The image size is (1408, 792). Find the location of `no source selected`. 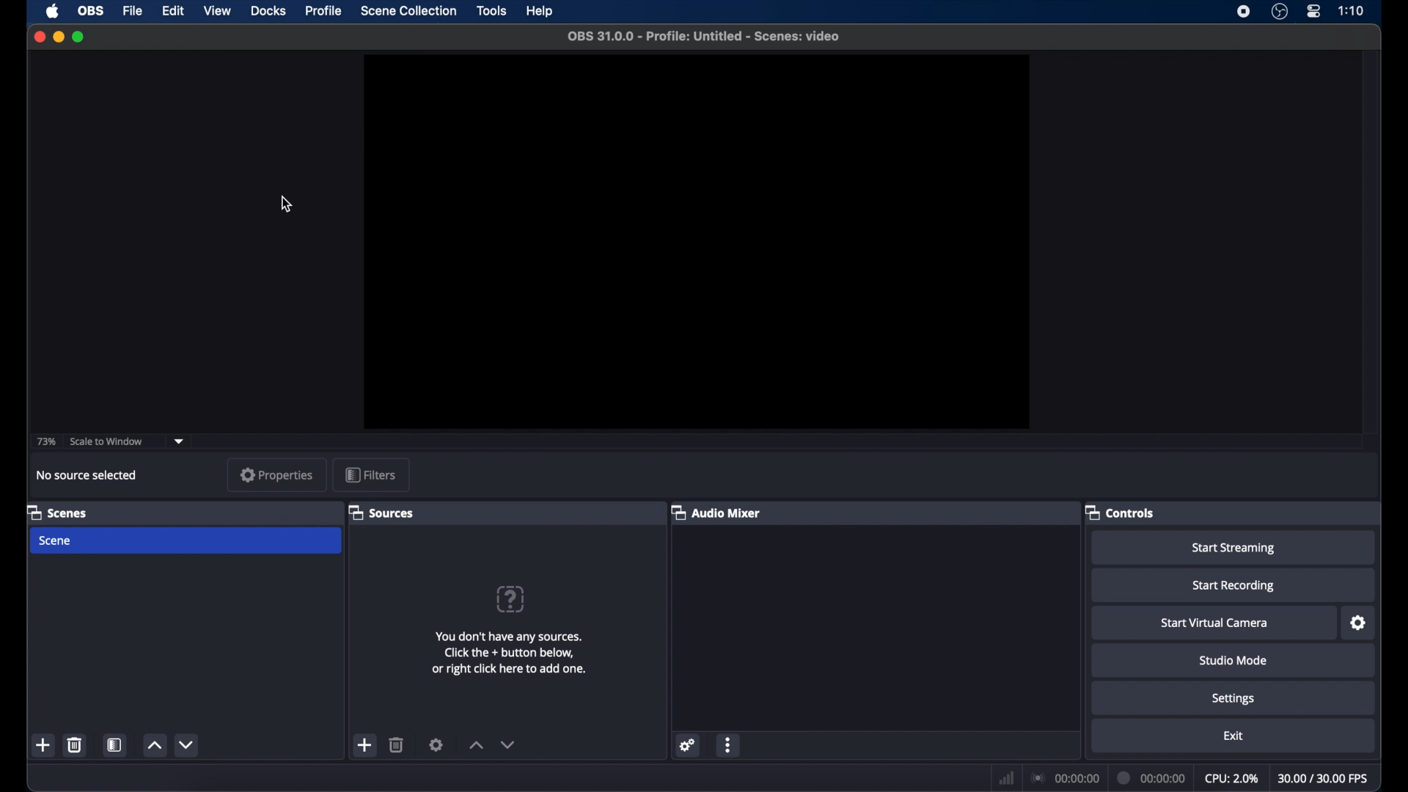

no source selected is located at coordinates (87, 474).